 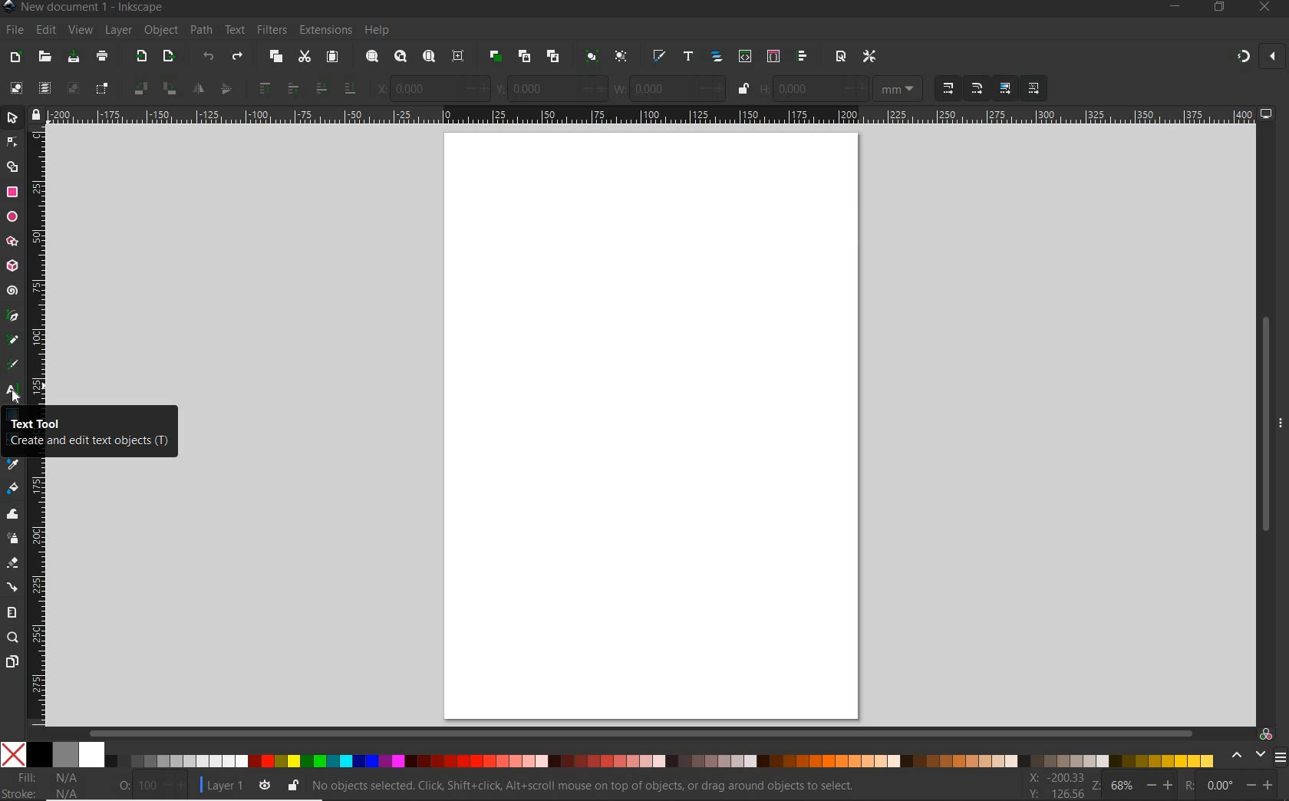 I want to click on open selectors, so click(x=773, y=56).